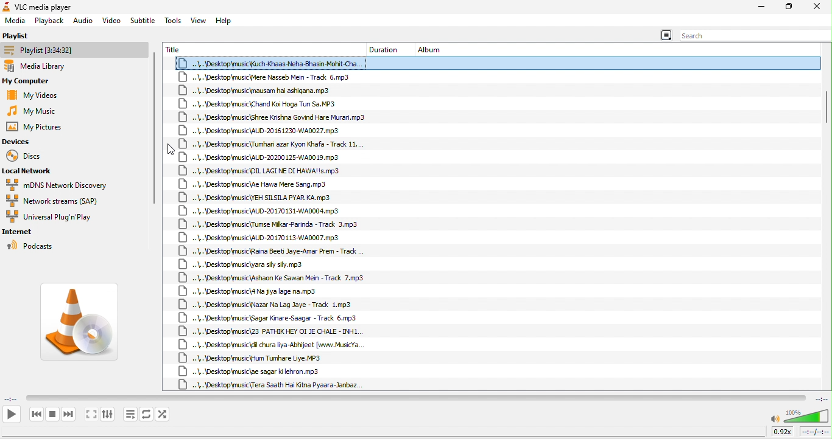 Image resolution: width=832 pixels, height=439 pixels. Describe the element at coordinates (64, 201) in the screenshot. I see `network streams (SAP)` at that location.